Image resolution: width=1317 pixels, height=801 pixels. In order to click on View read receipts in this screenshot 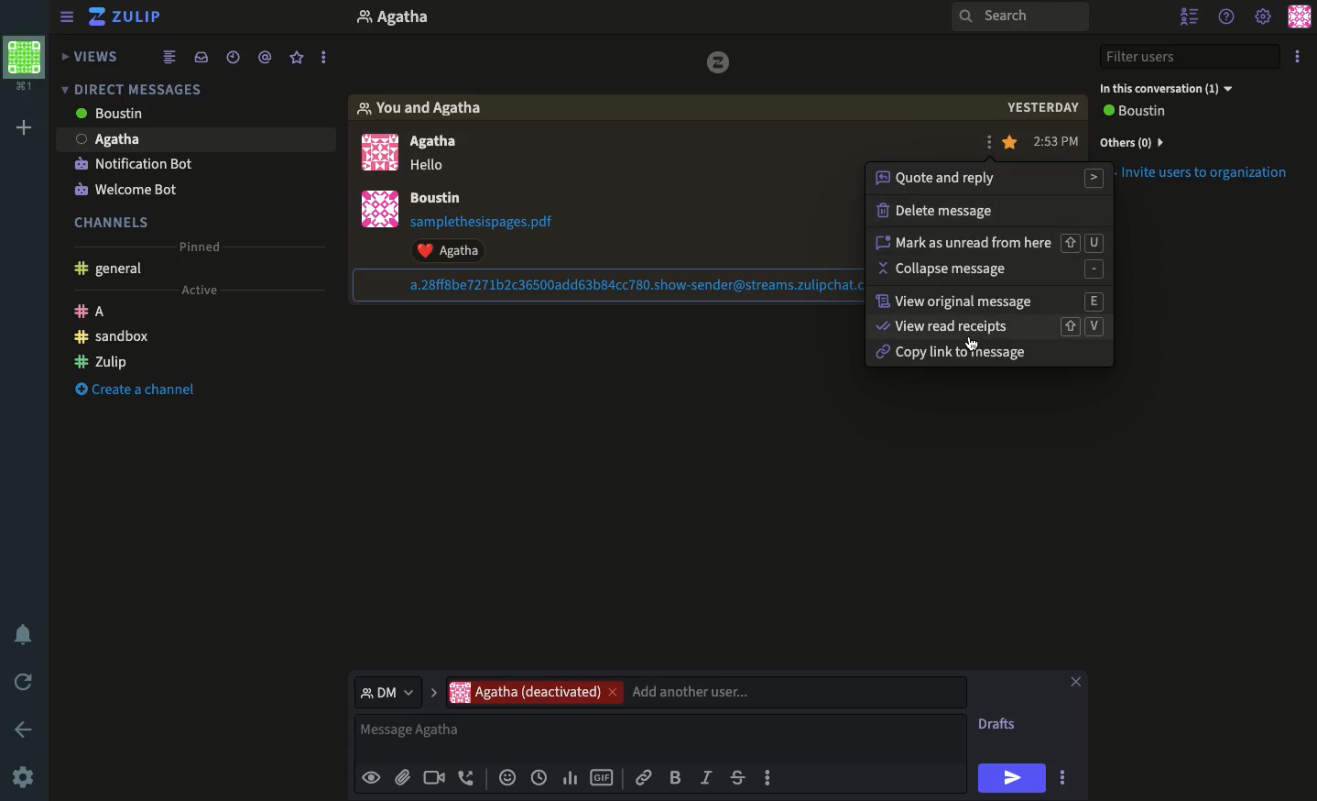, I will do `click(987, 328)`.